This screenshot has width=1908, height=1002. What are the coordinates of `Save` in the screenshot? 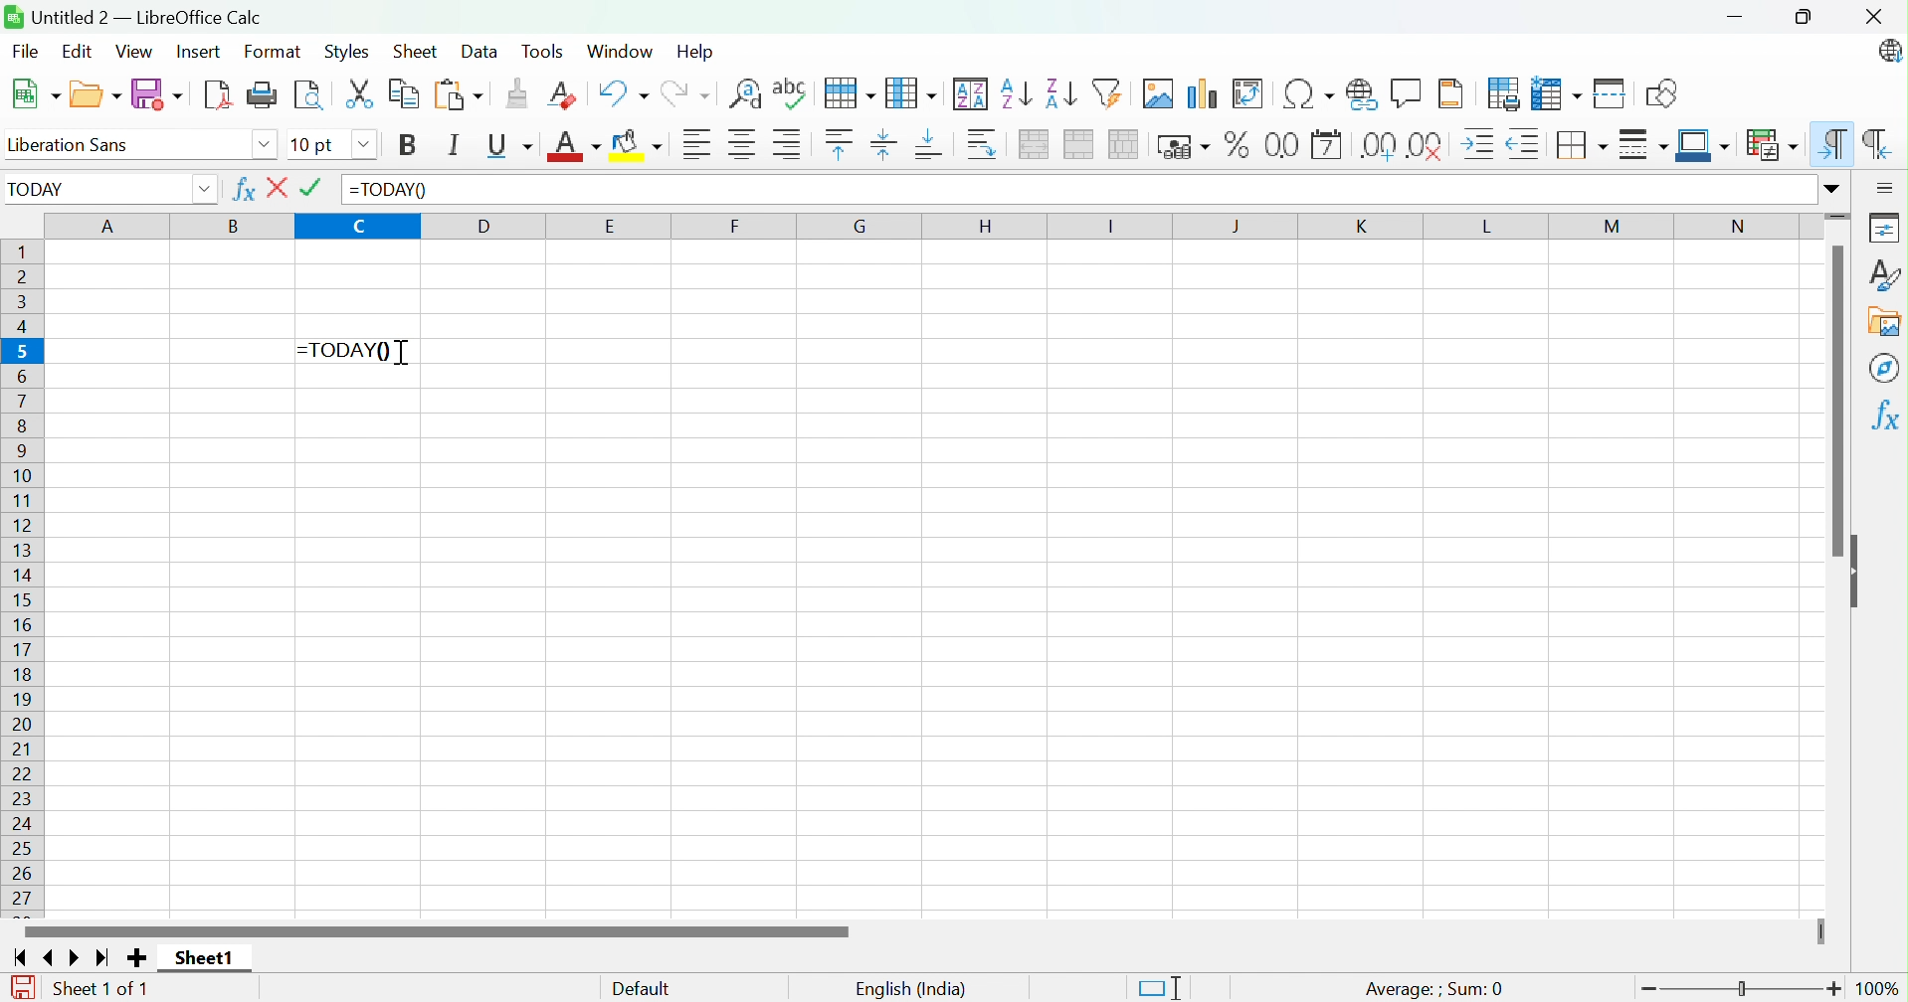 It's located at (159, 92).